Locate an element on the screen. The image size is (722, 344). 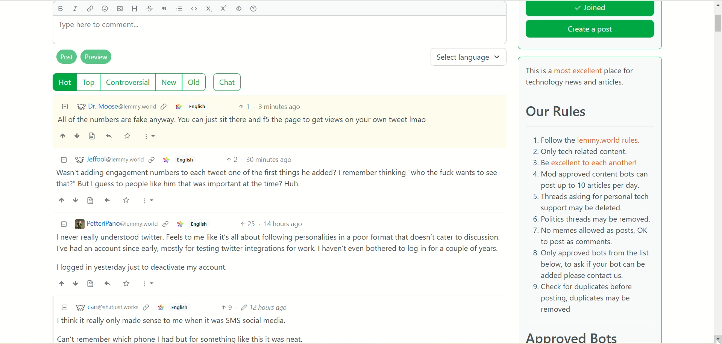
Source is located at coordinates (93, 136).